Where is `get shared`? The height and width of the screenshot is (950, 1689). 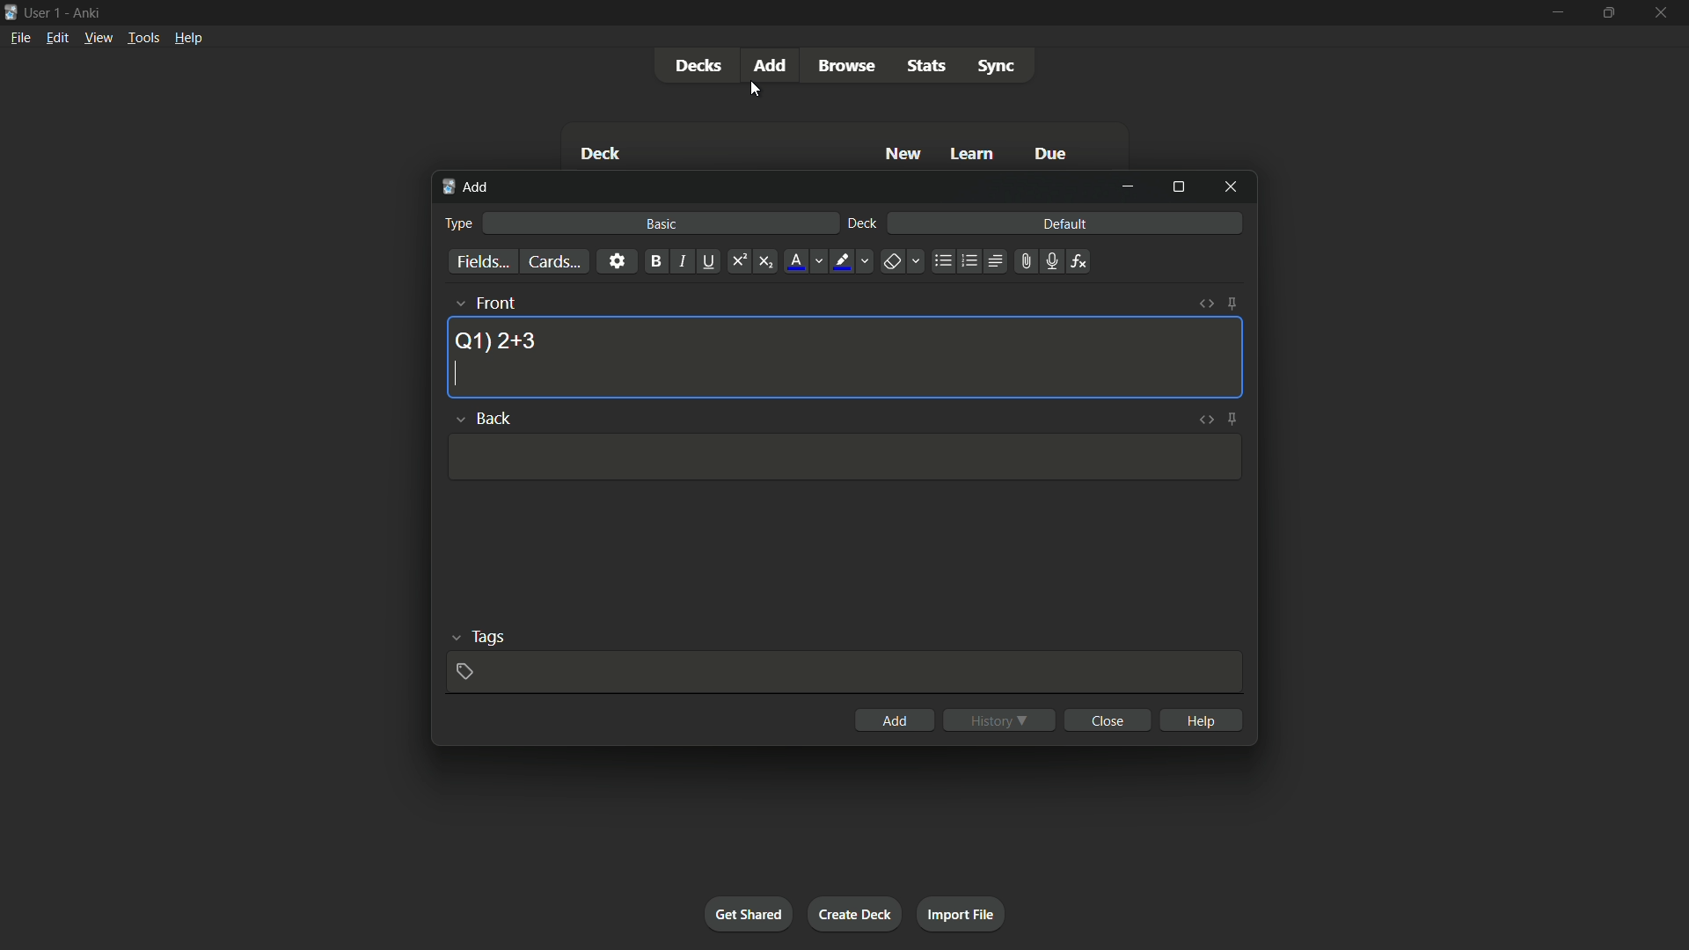
get shared is located at coordinates (748, 913).